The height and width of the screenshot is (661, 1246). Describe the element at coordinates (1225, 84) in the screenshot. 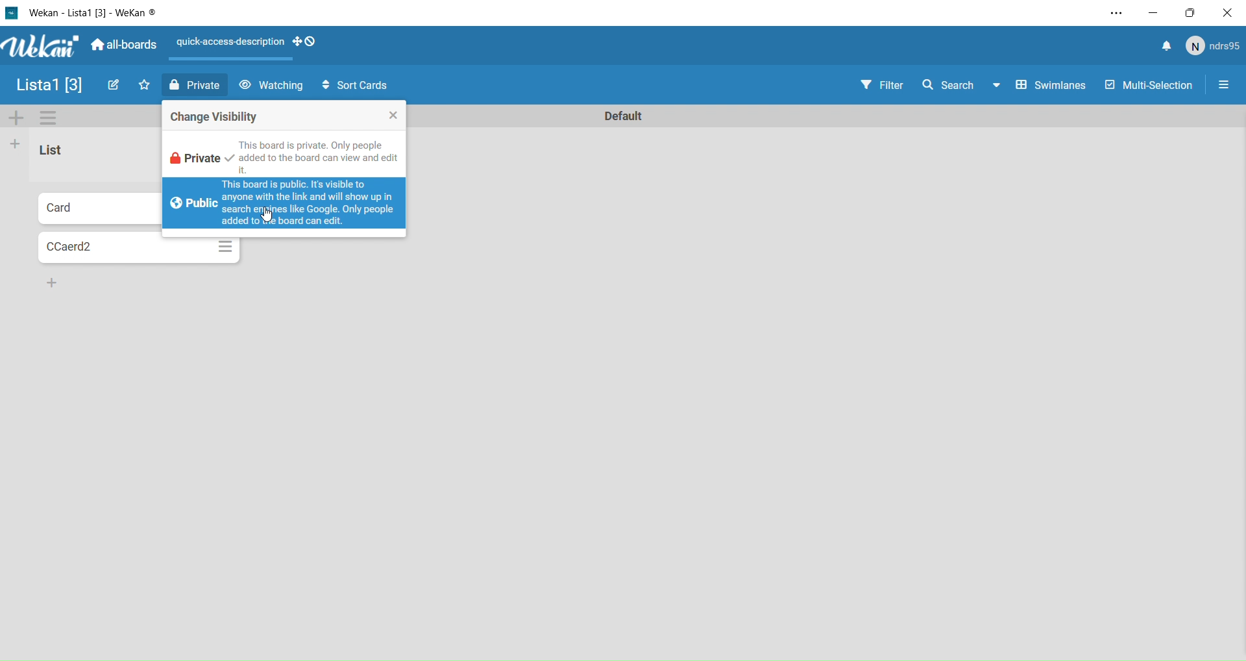

I see `Options` at that location.